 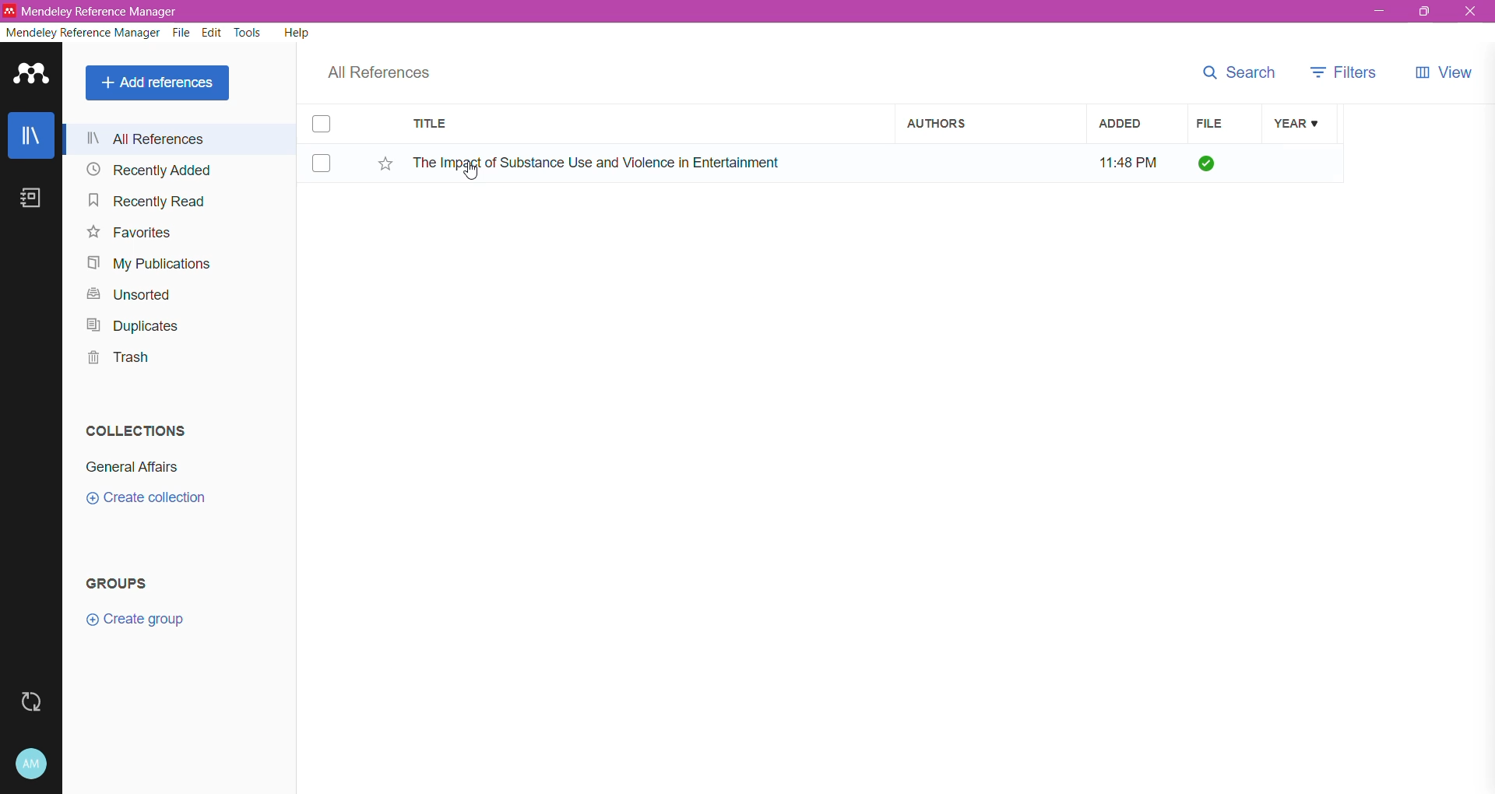 I want to click on Recently Read, so click(x=143, y=200).